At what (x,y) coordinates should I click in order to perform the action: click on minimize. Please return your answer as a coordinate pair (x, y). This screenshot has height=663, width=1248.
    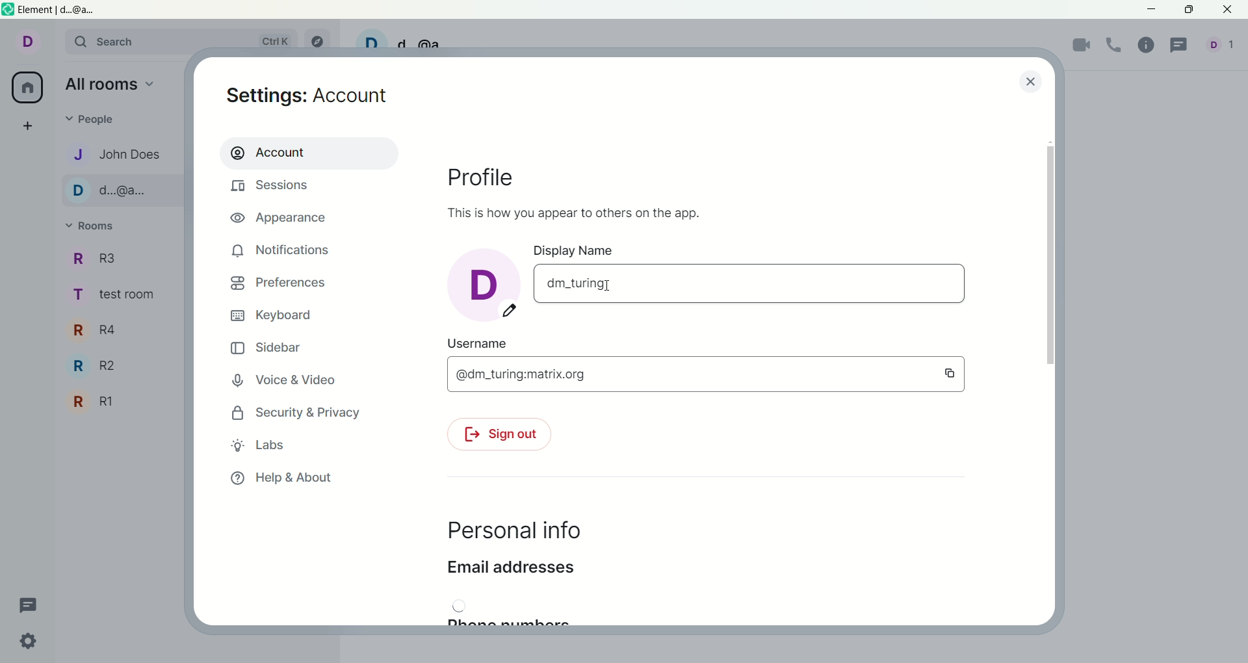
    Looking at the image, I should click on (1152, 11).